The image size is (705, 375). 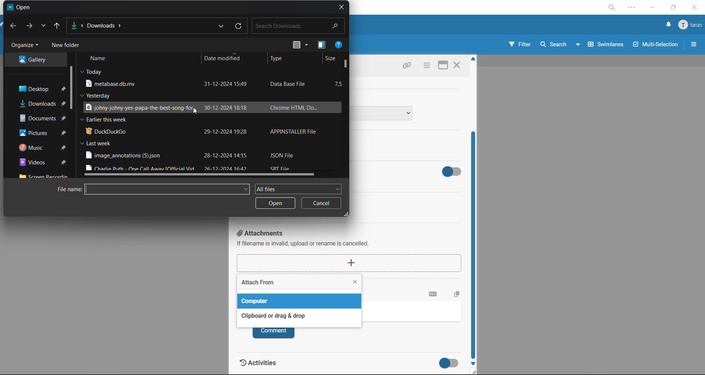 What do you see at coordinates (348, 65) in the screenshot?
I see `vertical scroll bar` at bounding box center [348, 65].